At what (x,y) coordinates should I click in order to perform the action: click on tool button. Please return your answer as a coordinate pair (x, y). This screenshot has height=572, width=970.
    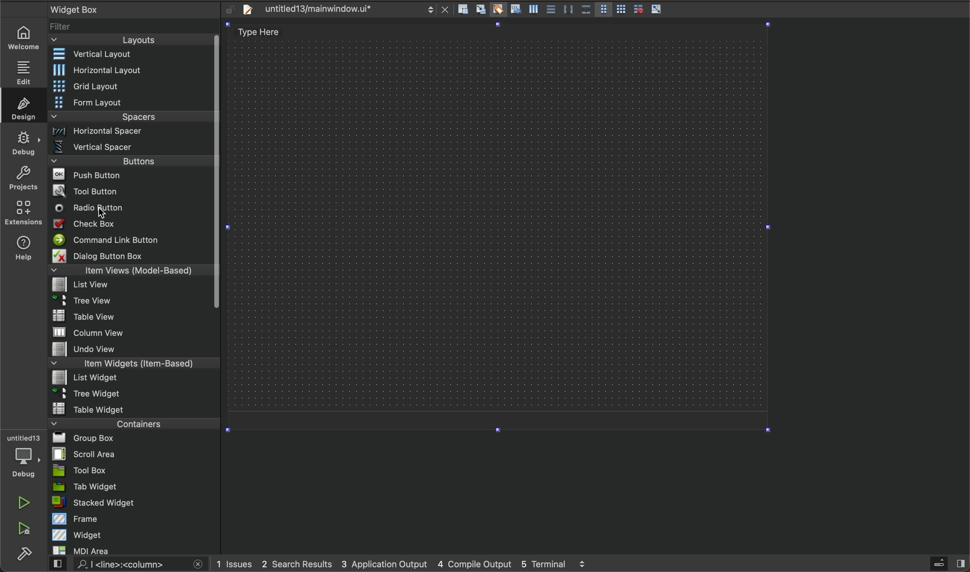
    Looking at the image, I should click on (132, 191).